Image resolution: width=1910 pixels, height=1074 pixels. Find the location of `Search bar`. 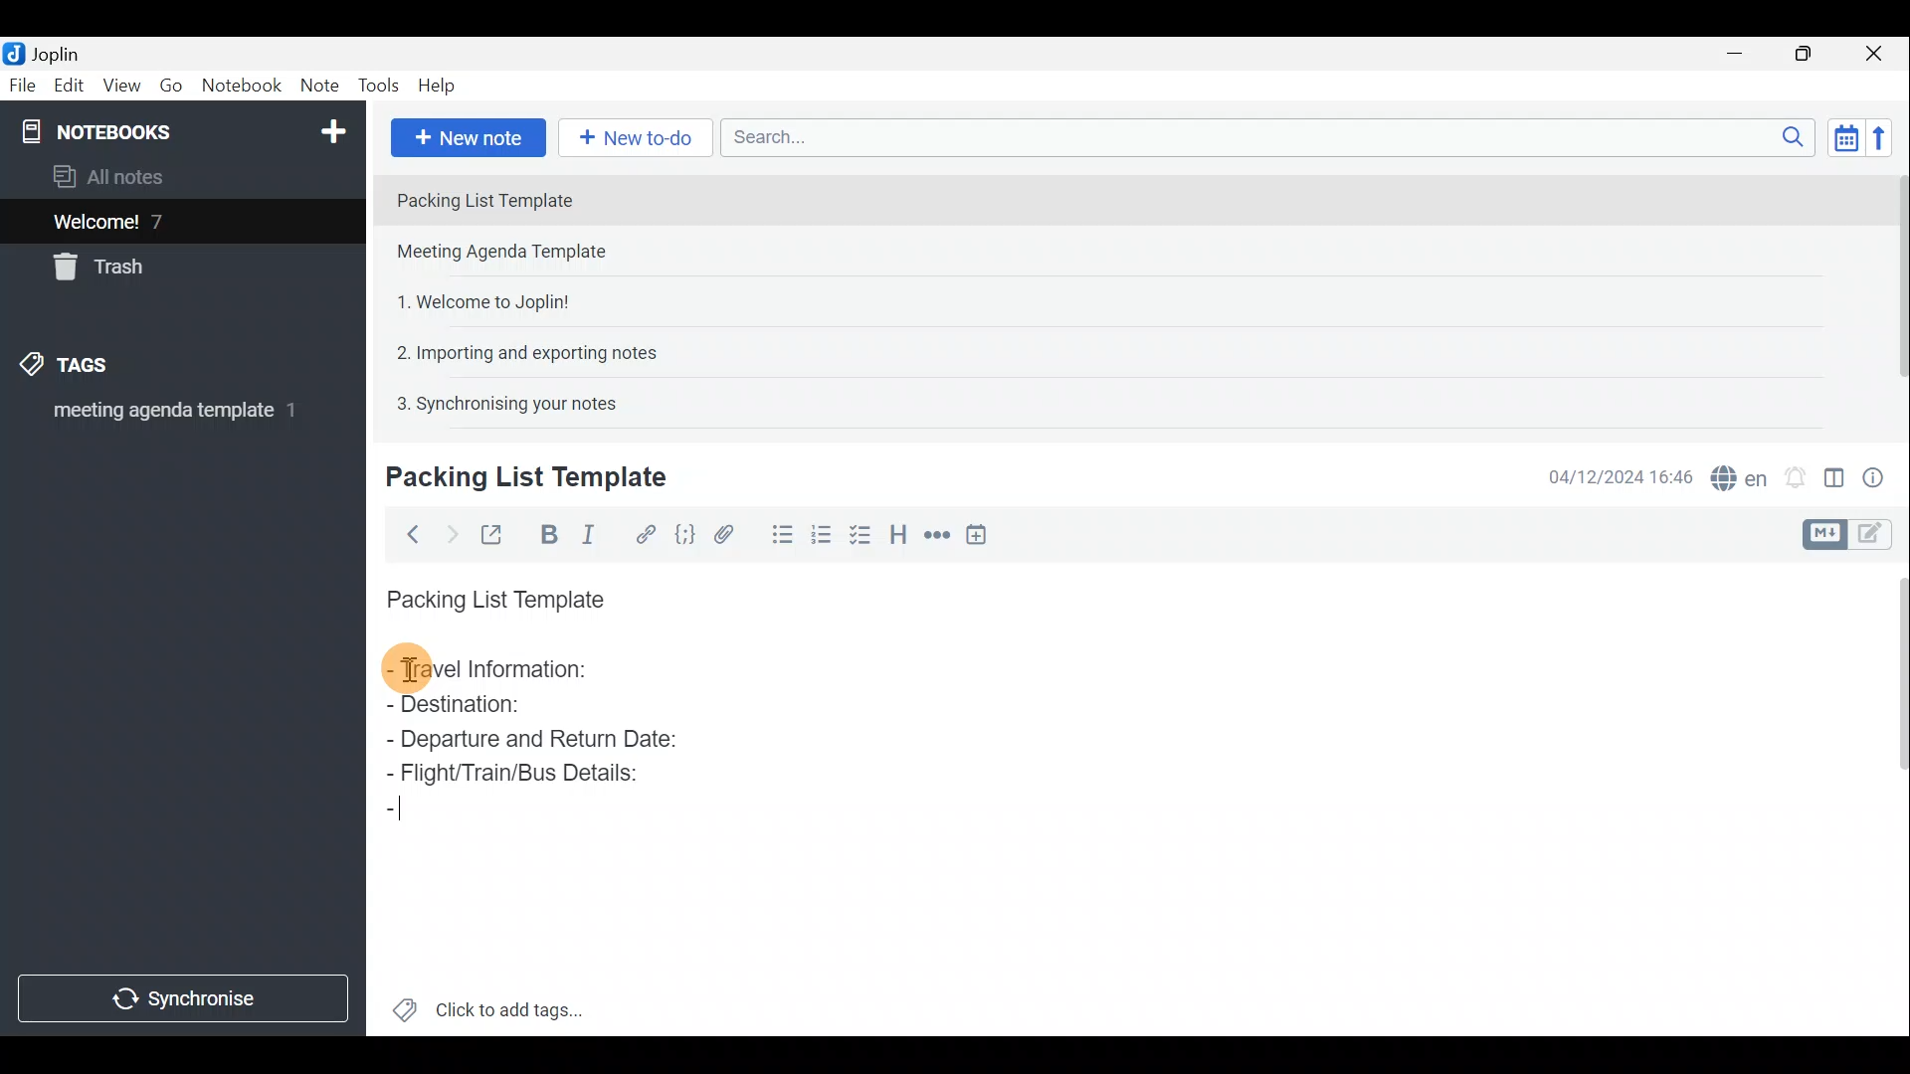

Search bar is located at coordinates (1262, 139).